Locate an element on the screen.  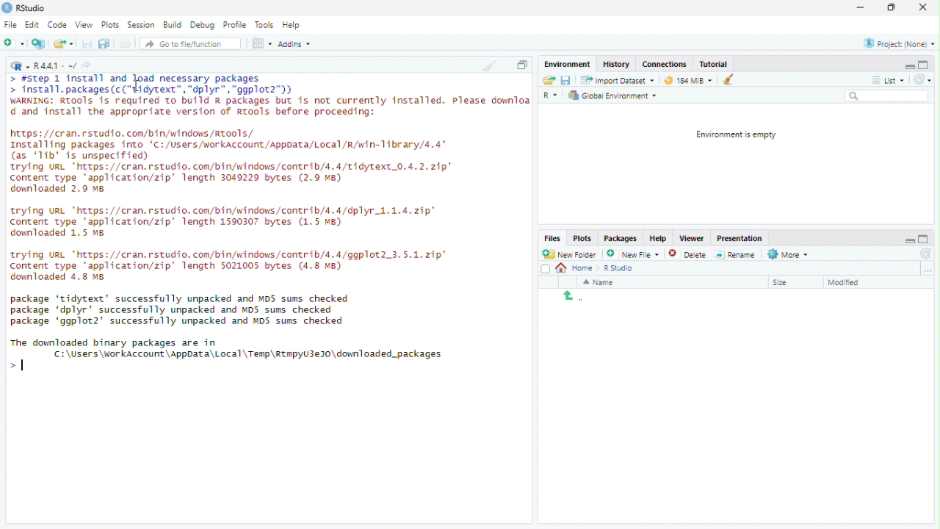
Save all tabs is located at coordinates (104, 43).